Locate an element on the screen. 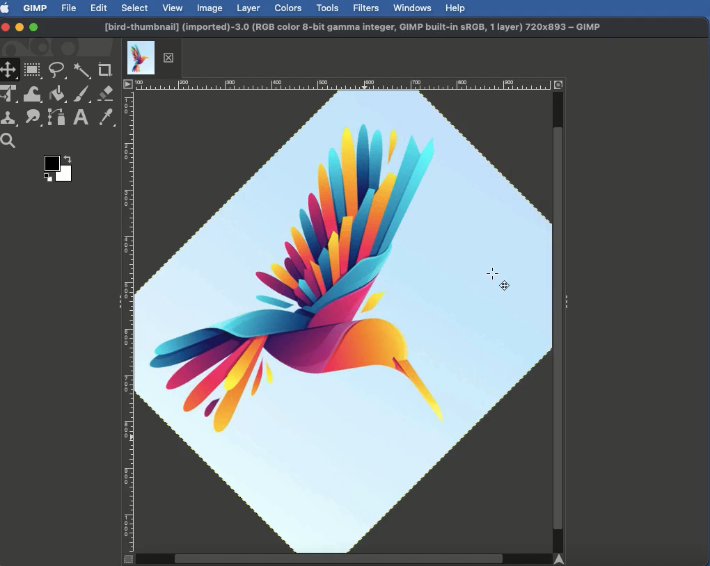  Access the image menu is located at coordinates (128, 85).